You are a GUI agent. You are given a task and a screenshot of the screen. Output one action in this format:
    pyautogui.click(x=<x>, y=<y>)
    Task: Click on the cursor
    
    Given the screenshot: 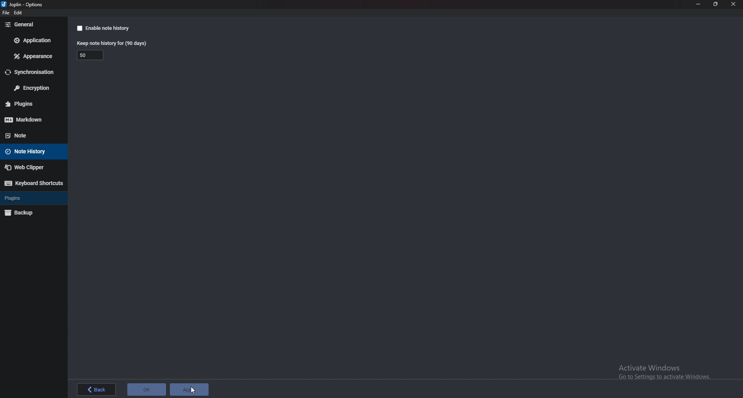 What is the action you would take?
    pyautogui.click(x=193, y=390)
    